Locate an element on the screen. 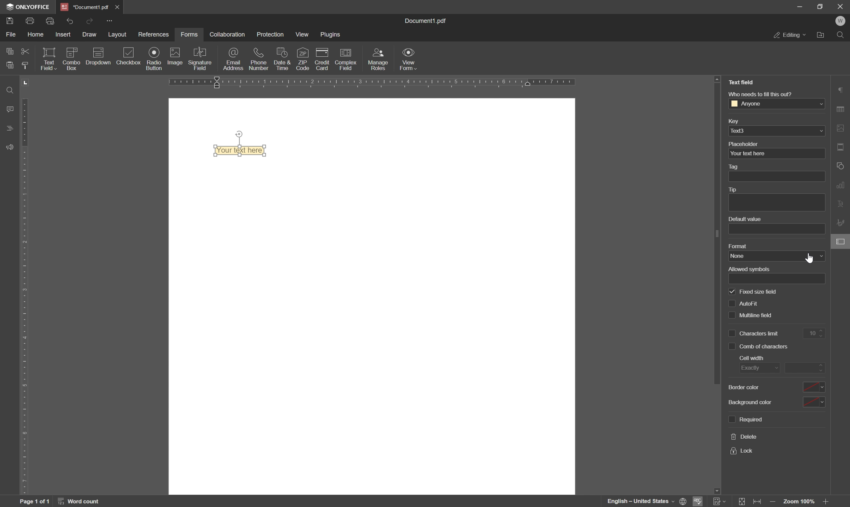  phone number is located at coordinates (260, 58).